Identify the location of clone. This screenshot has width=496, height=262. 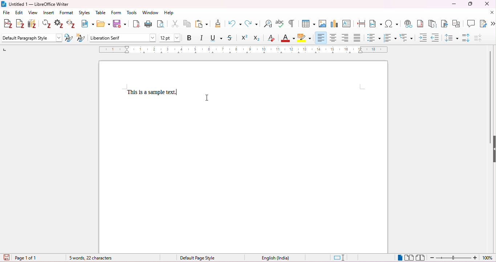
(219, 23).